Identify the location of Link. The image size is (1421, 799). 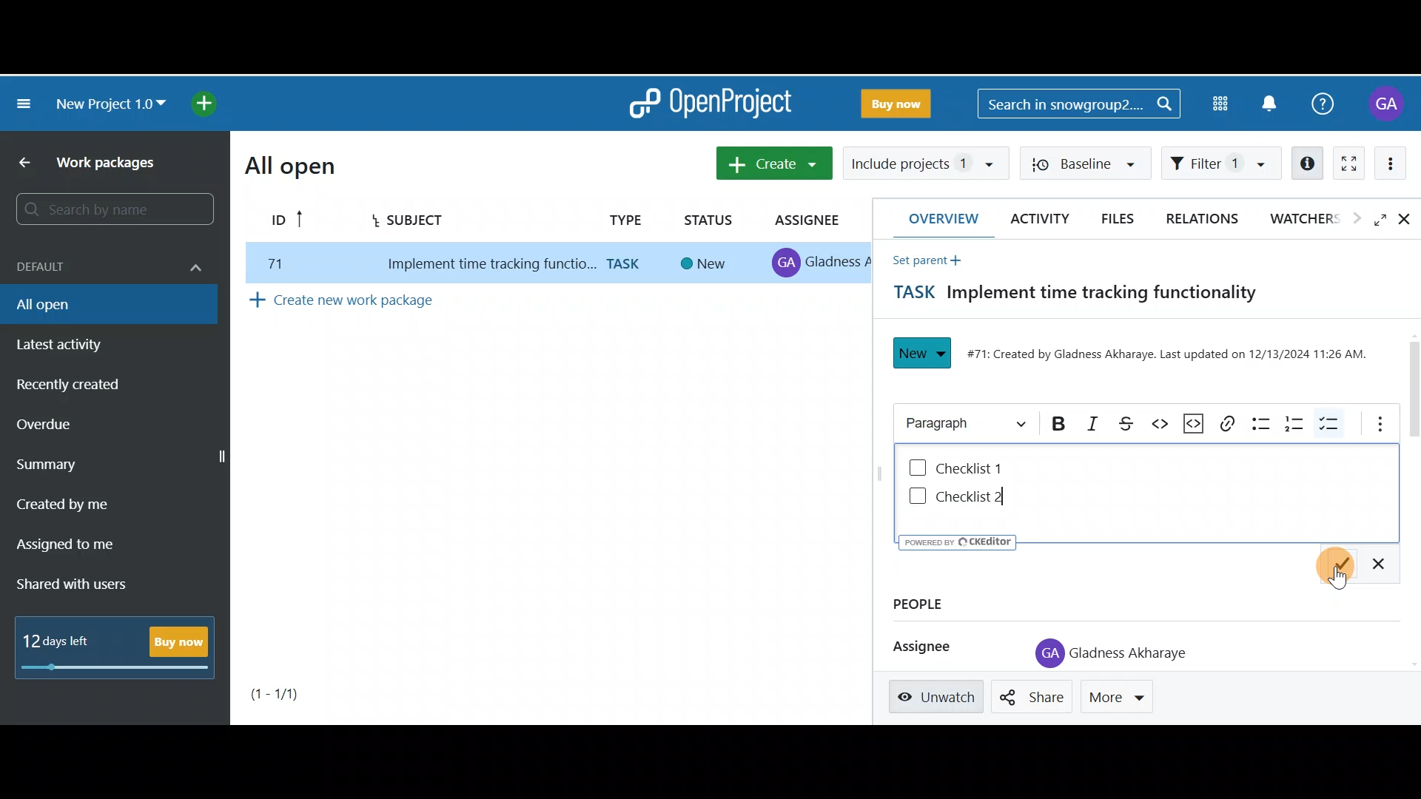
(1229, 422).